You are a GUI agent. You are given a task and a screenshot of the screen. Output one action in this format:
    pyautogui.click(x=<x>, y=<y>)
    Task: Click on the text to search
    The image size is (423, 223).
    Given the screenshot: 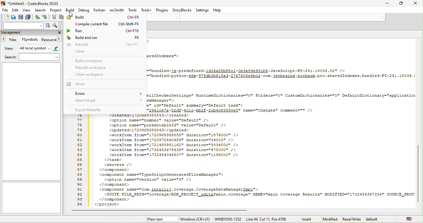 What is the action you would take?
    pyautogui.click(x=22, y=25)
    